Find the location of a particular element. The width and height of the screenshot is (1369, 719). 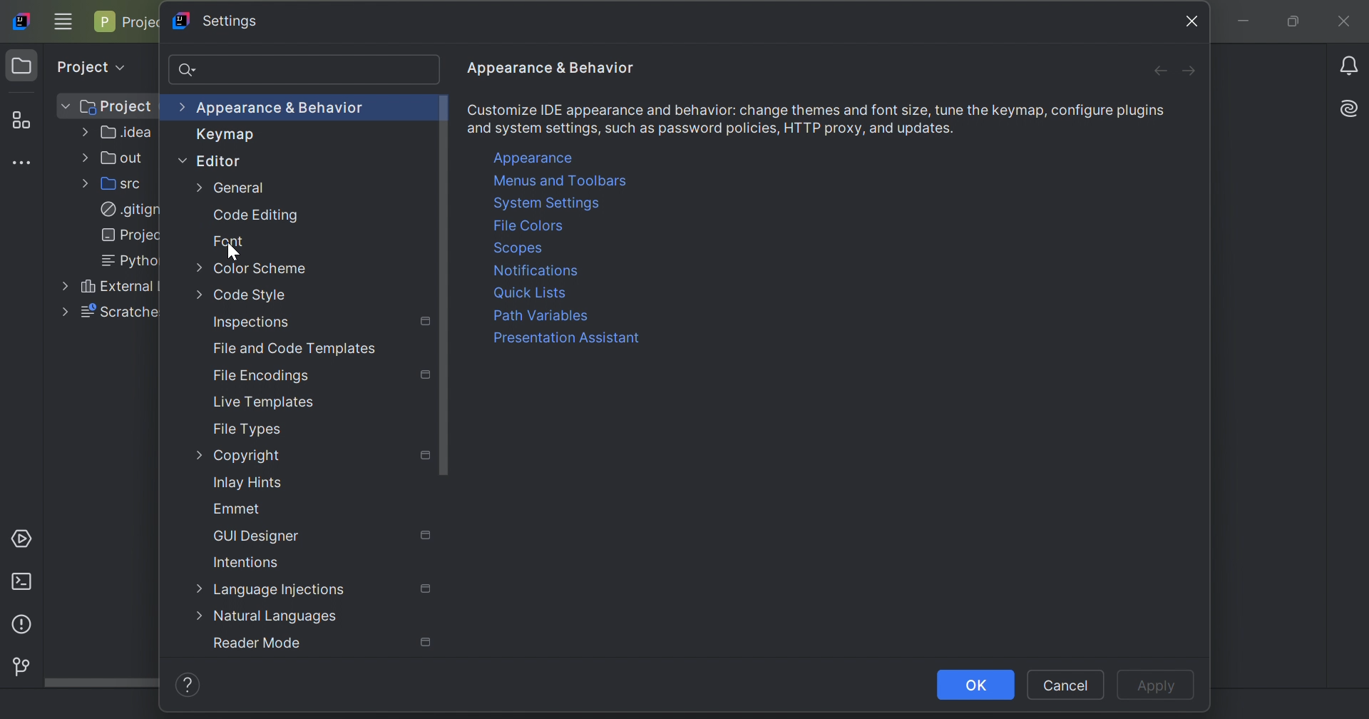

Appearence is located at coordinates (544, 158).